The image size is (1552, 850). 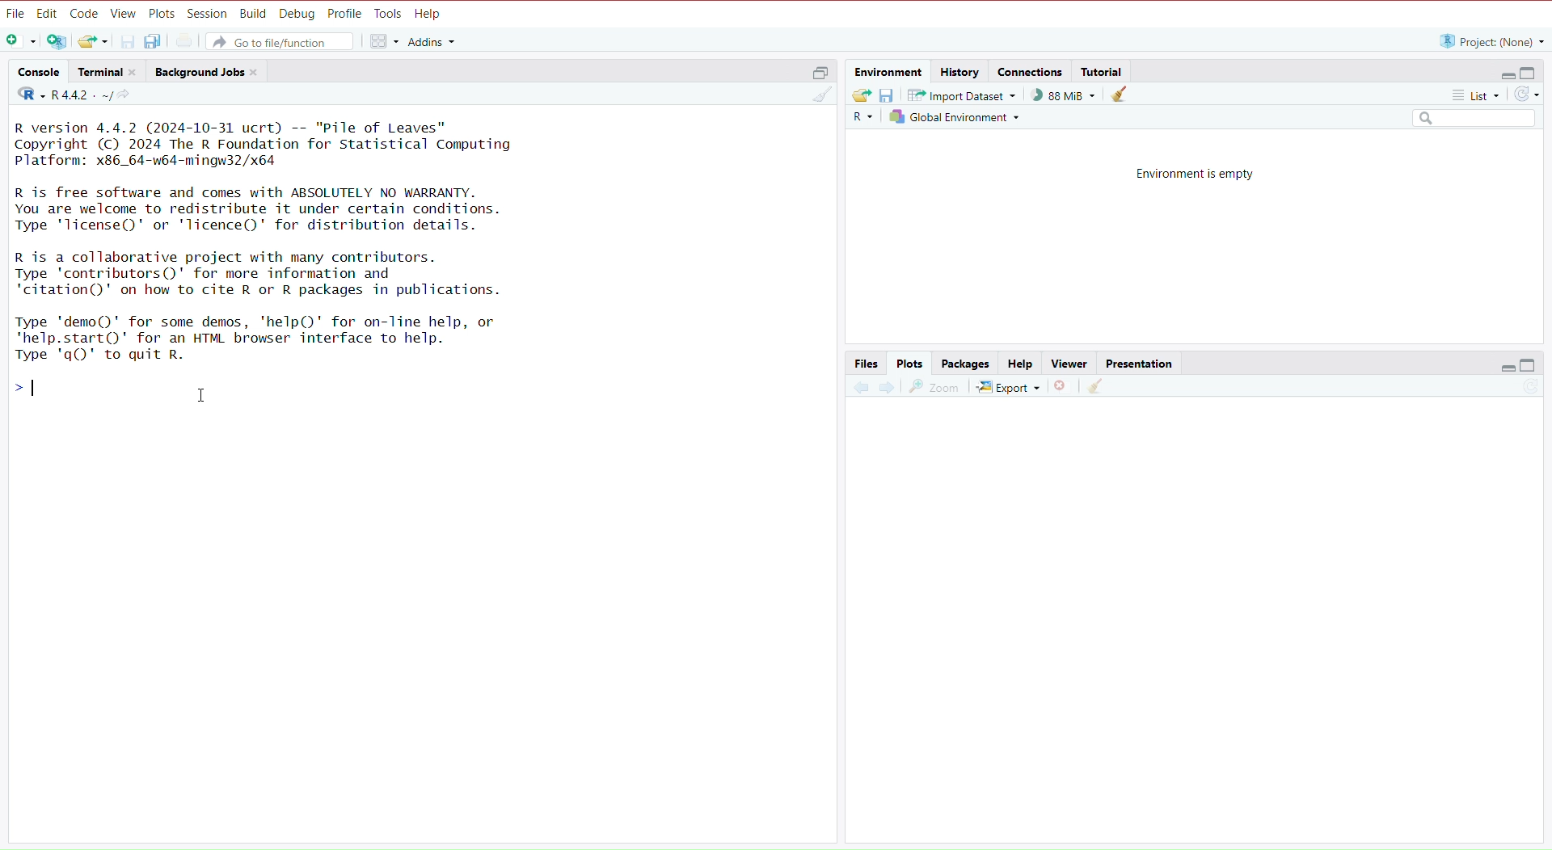 I want to click on Save, so click(x=888, y=95).